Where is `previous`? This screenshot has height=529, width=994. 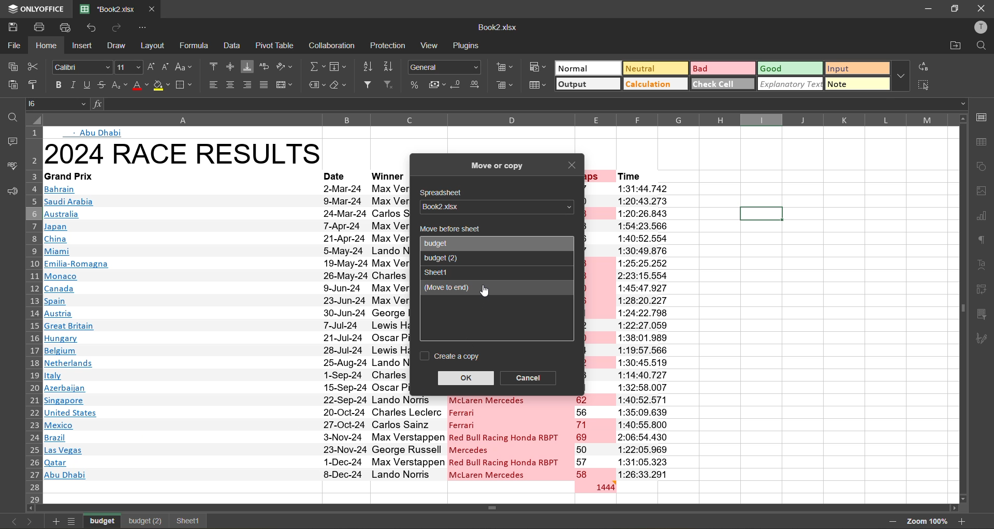 previous is located at coordinates (10, 521).